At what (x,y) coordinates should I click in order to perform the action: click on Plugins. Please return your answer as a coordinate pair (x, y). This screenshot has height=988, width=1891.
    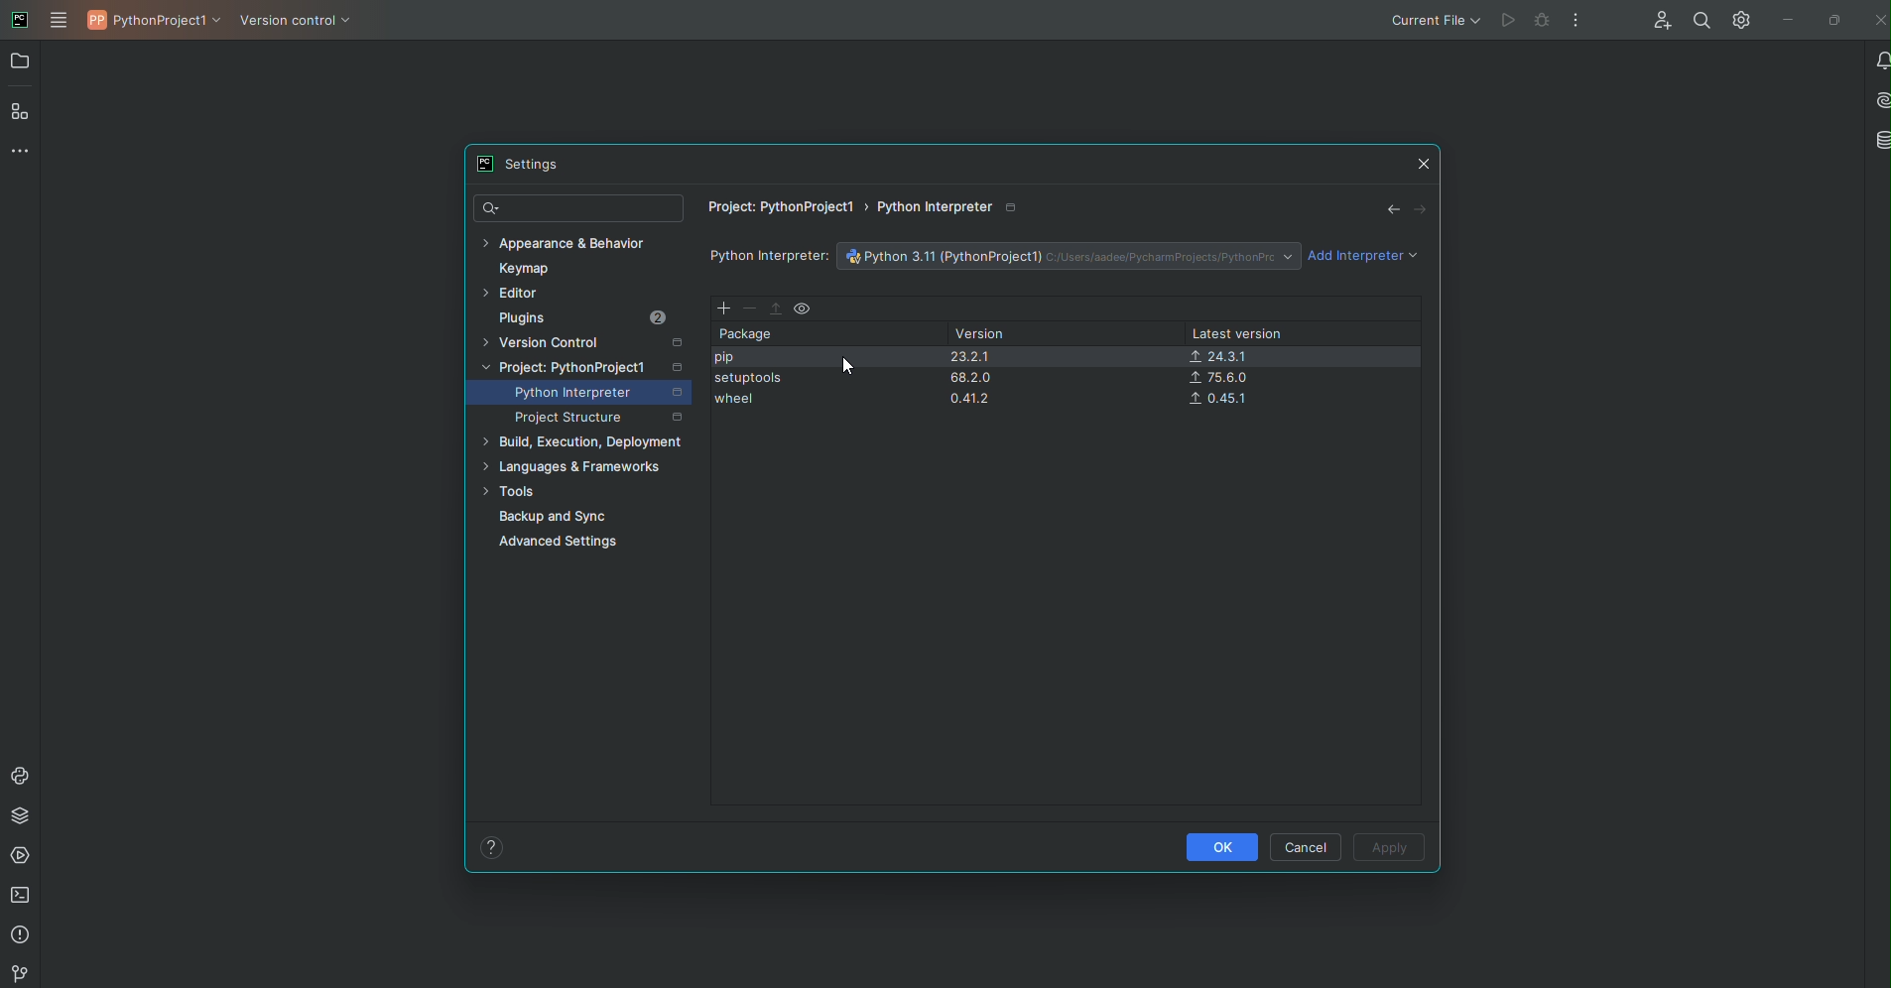
    Looking at the image, I should click on (583, 318).